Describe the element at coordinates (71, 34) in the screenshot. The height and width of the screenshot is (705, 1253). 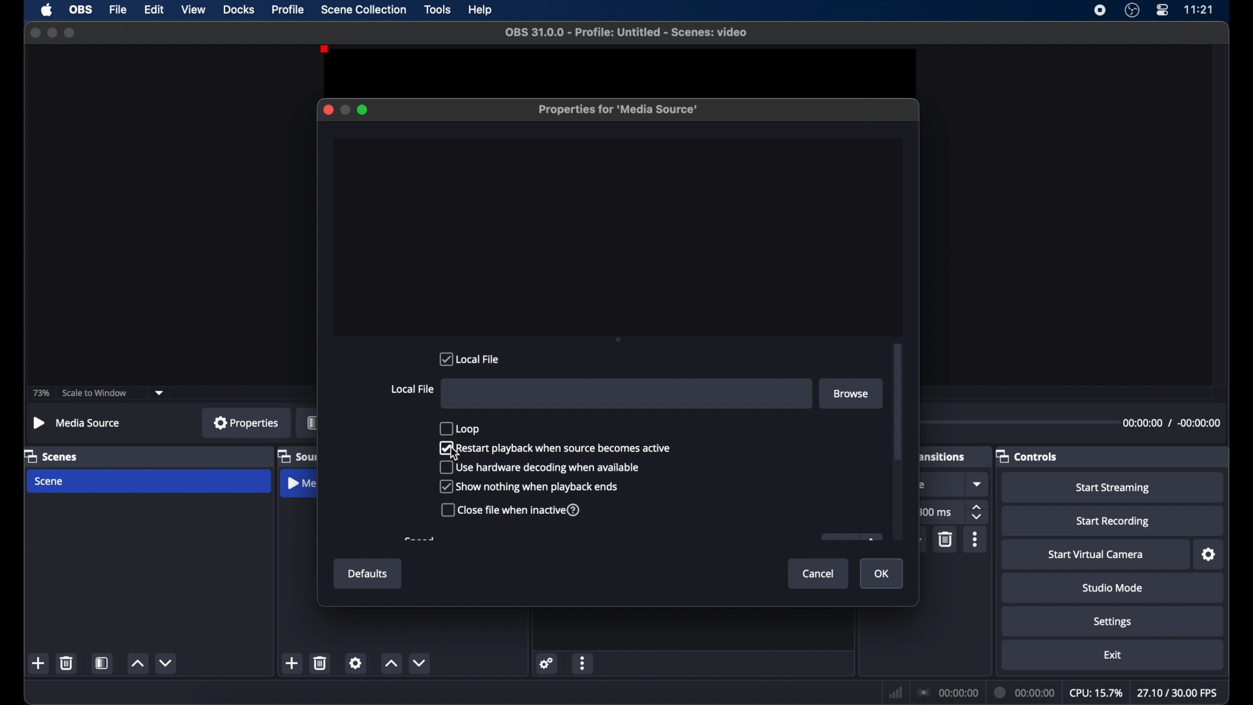
I see `maximize` at that location.